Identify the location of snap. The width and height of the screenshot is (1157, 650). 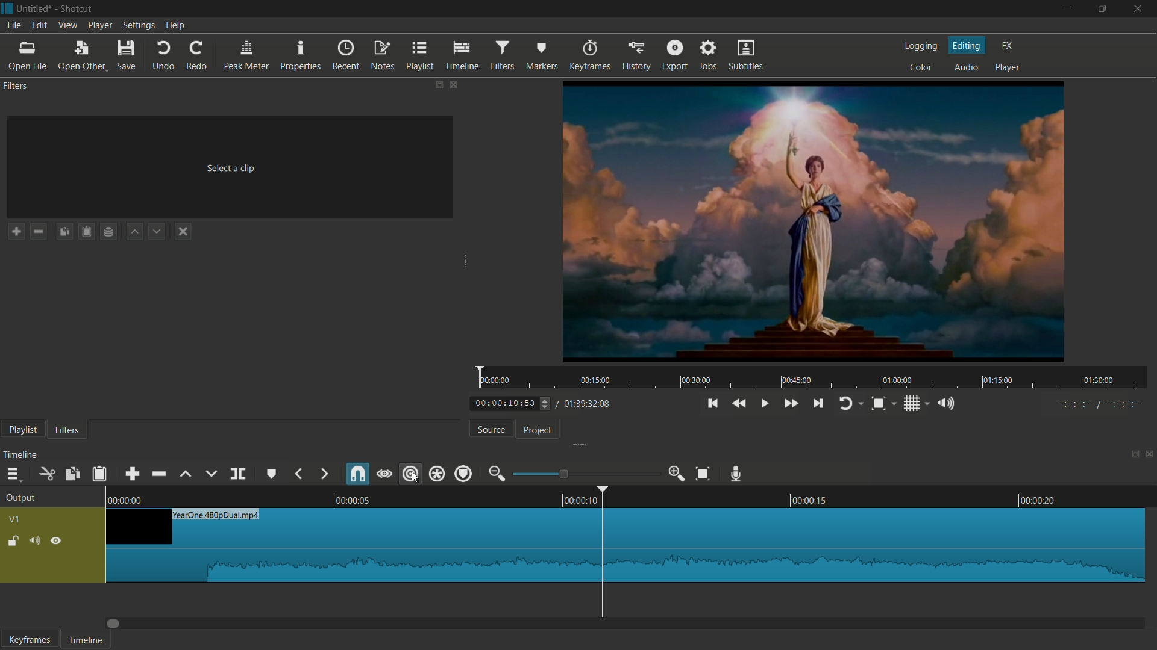
(359, 474).